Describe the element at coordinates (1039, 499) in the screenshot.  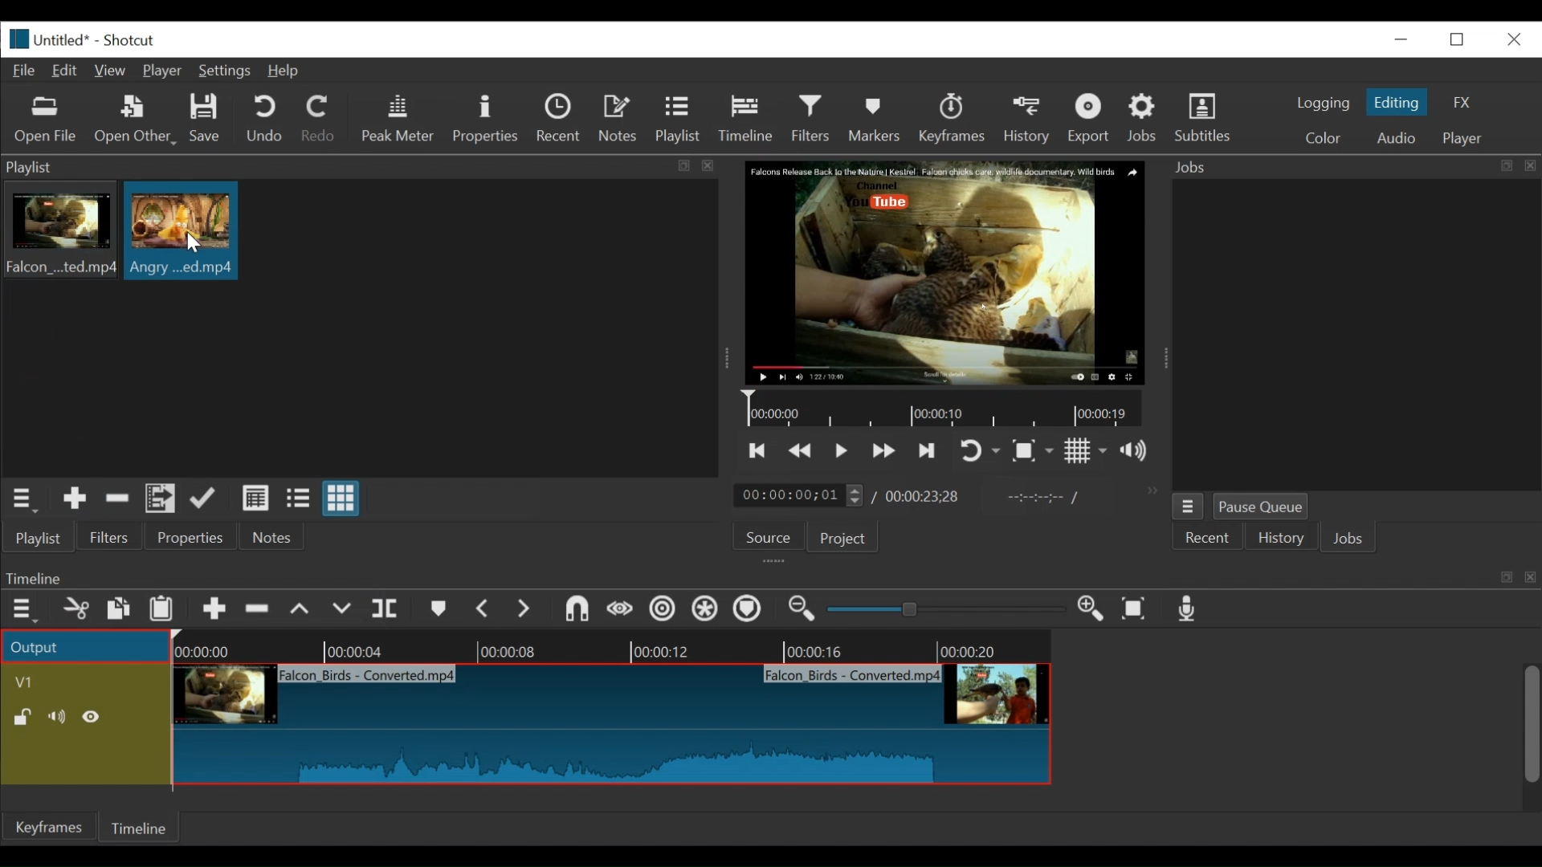
I see `in point` at that location.